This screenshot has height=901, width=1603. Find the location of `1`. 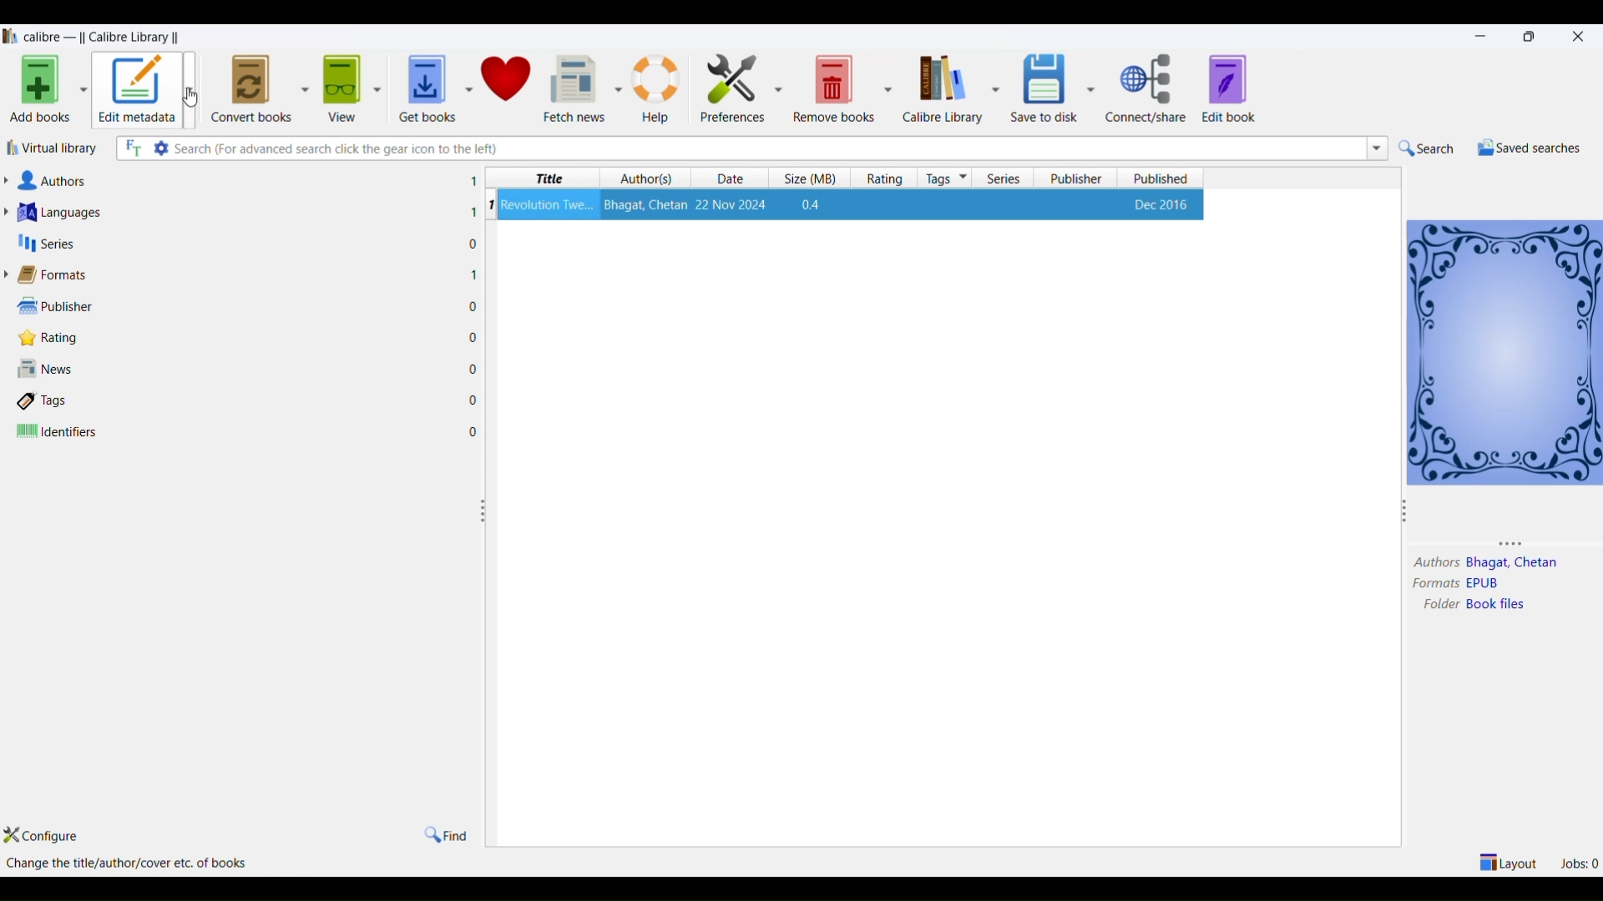

1 is located at coordinates (473, 181).